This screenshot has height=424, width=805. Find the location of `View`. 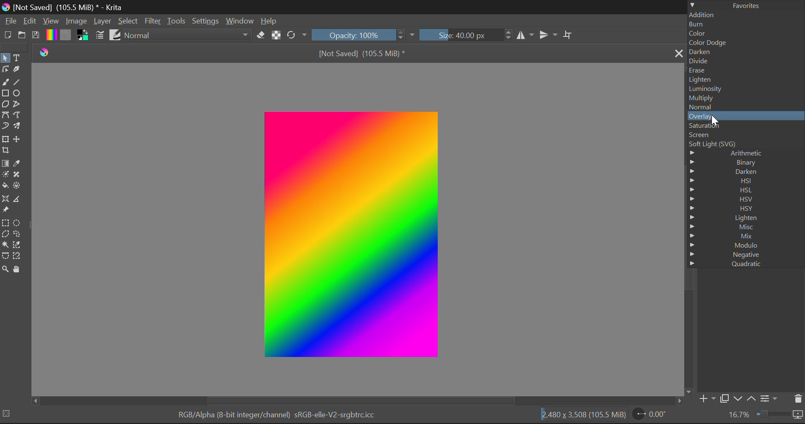

View is located at coordinates (51, 21).